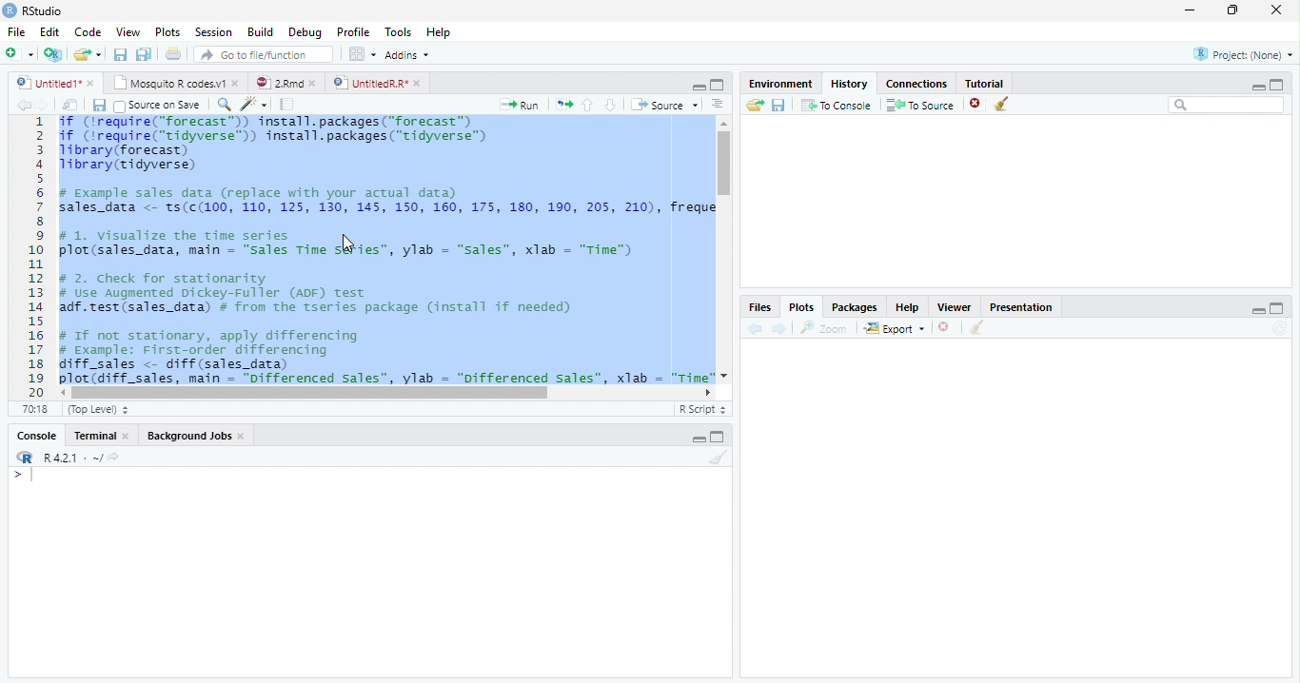 The width and height of the screenshot is (1300, 683). Describe the element at coordinates (145, 54) in the screenshot. I see `Save all open files` at that location.